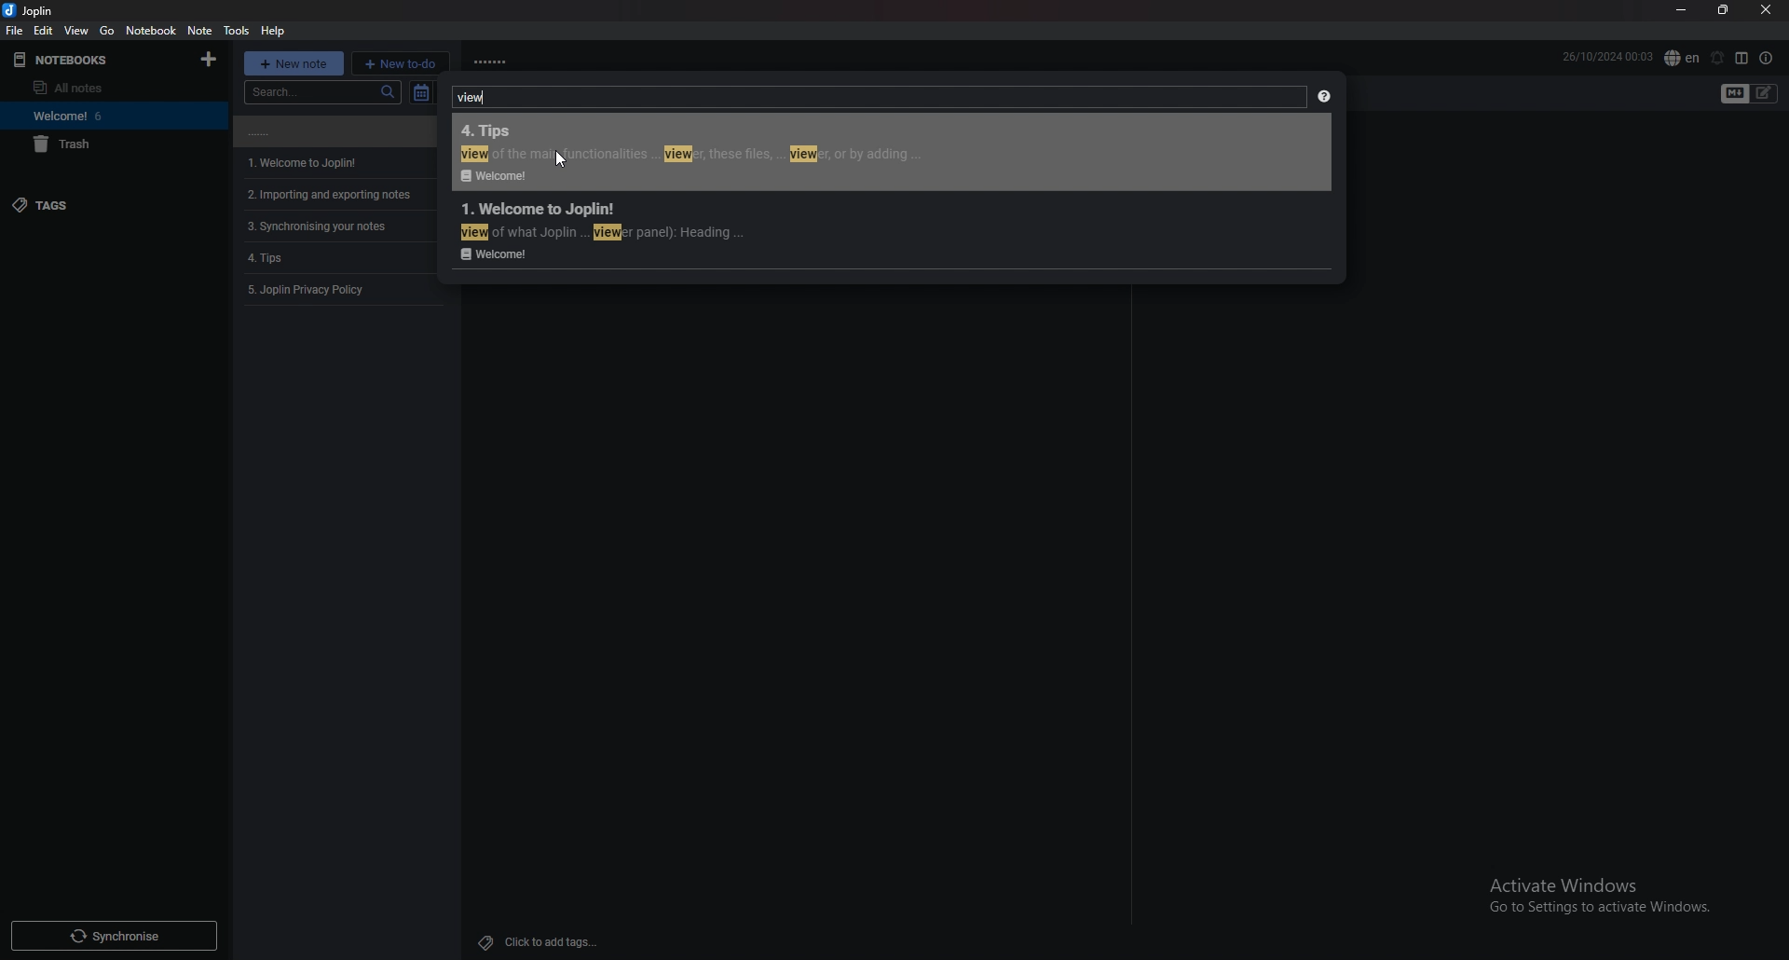 This screenshot has height=960, width=1789. Describe the element at coordinates (200, 30) in the screenshot. I see `note` at that location.